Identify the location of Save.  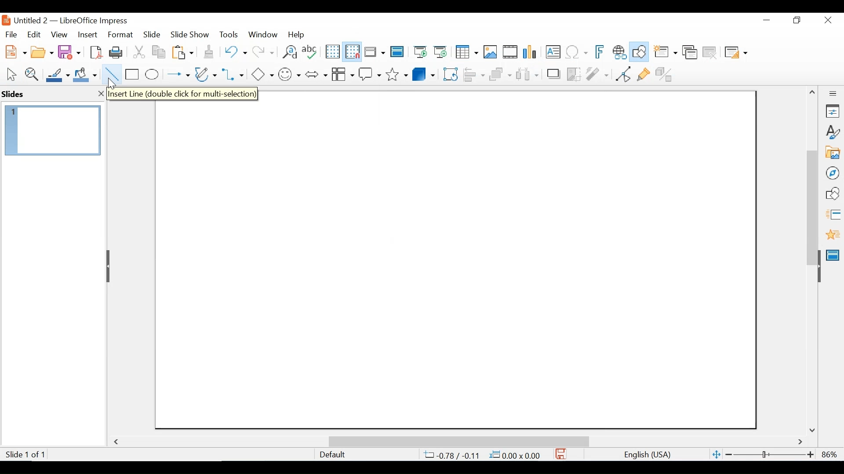
(70, 51).